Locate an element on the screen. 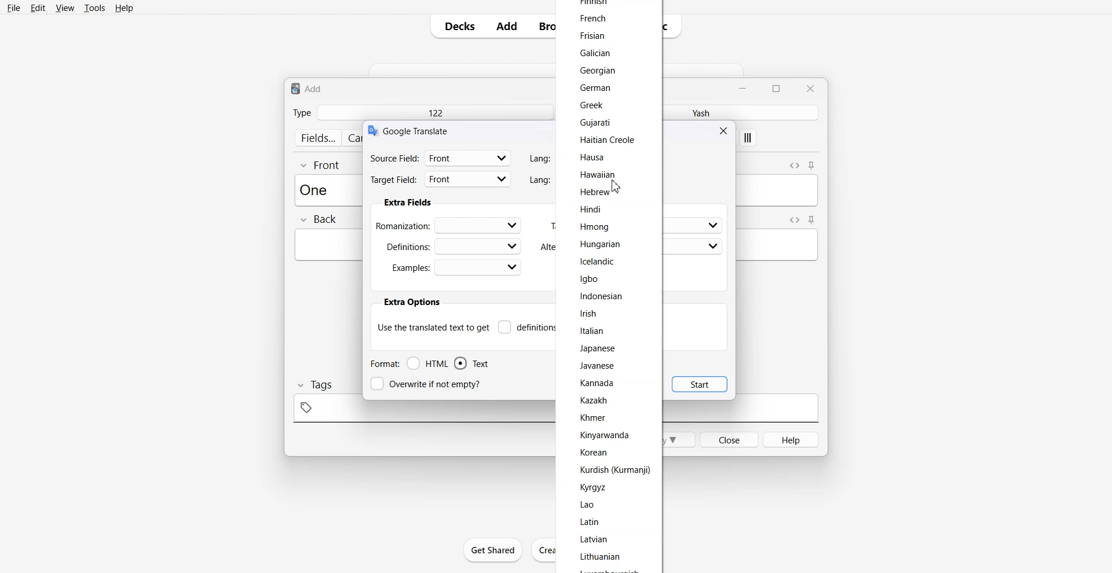  Kazakh is located at coordinates (594, 401).